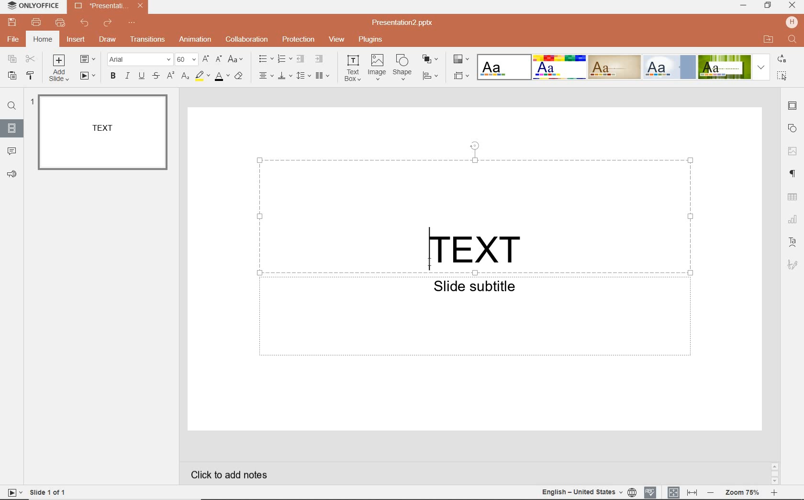  What do you see at coordinates (476, 319) in the screenshot?
I see `TEXT FIELD` at bounding box center [476, 319].